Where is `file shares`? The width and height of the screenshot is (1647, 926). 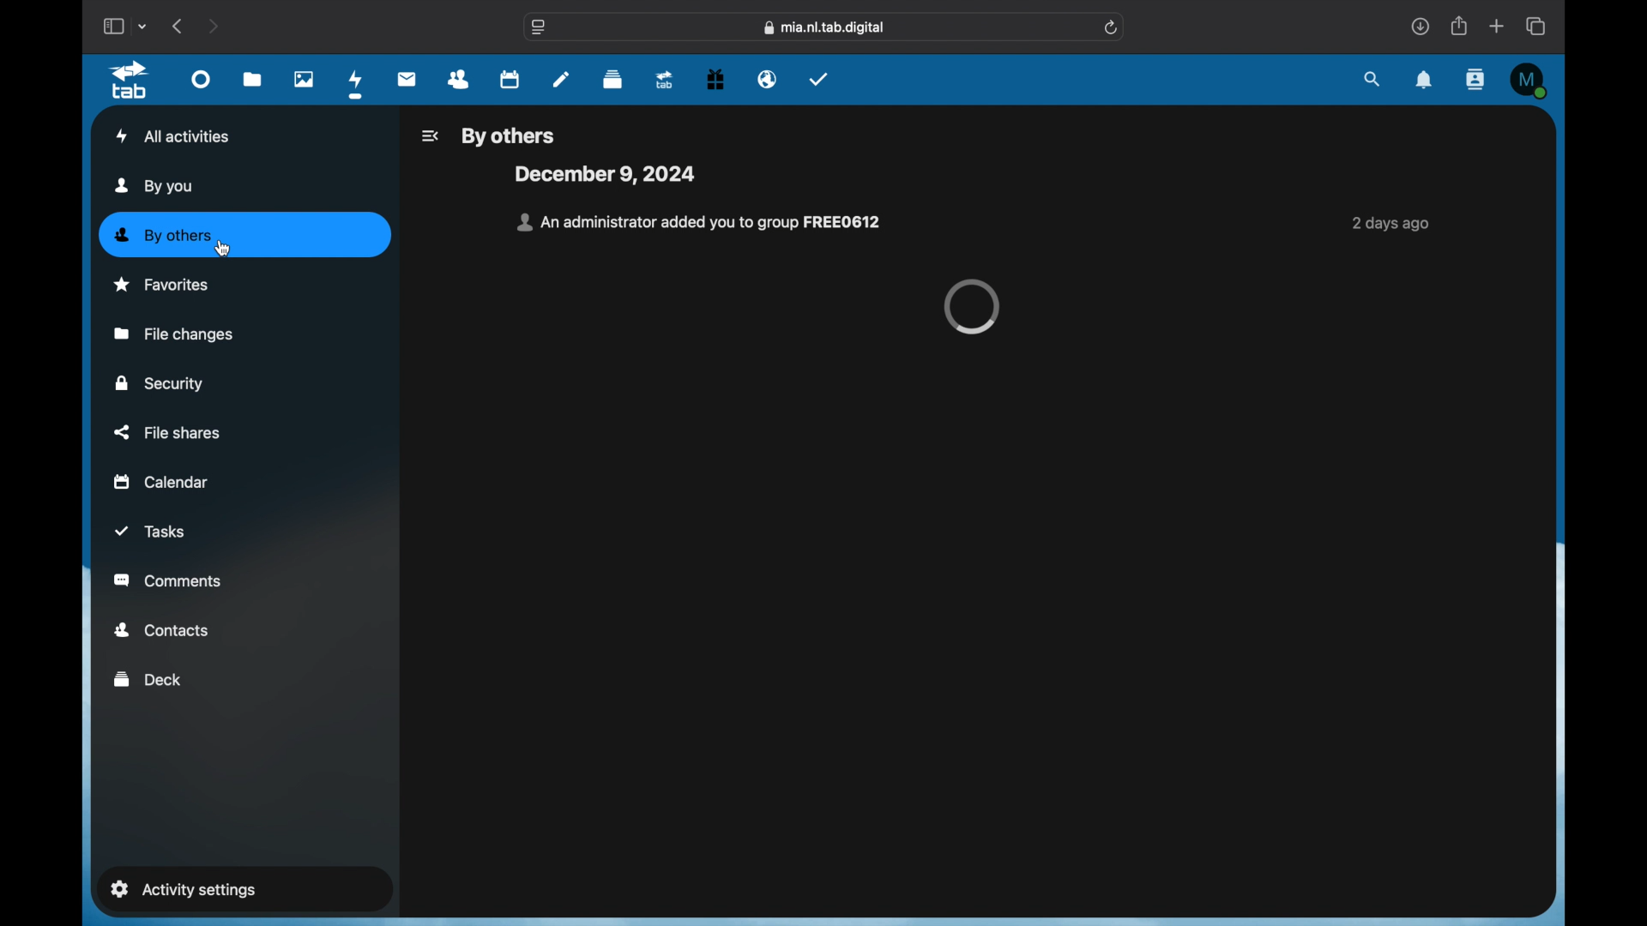 file shares is located at coordinates (168, 433).